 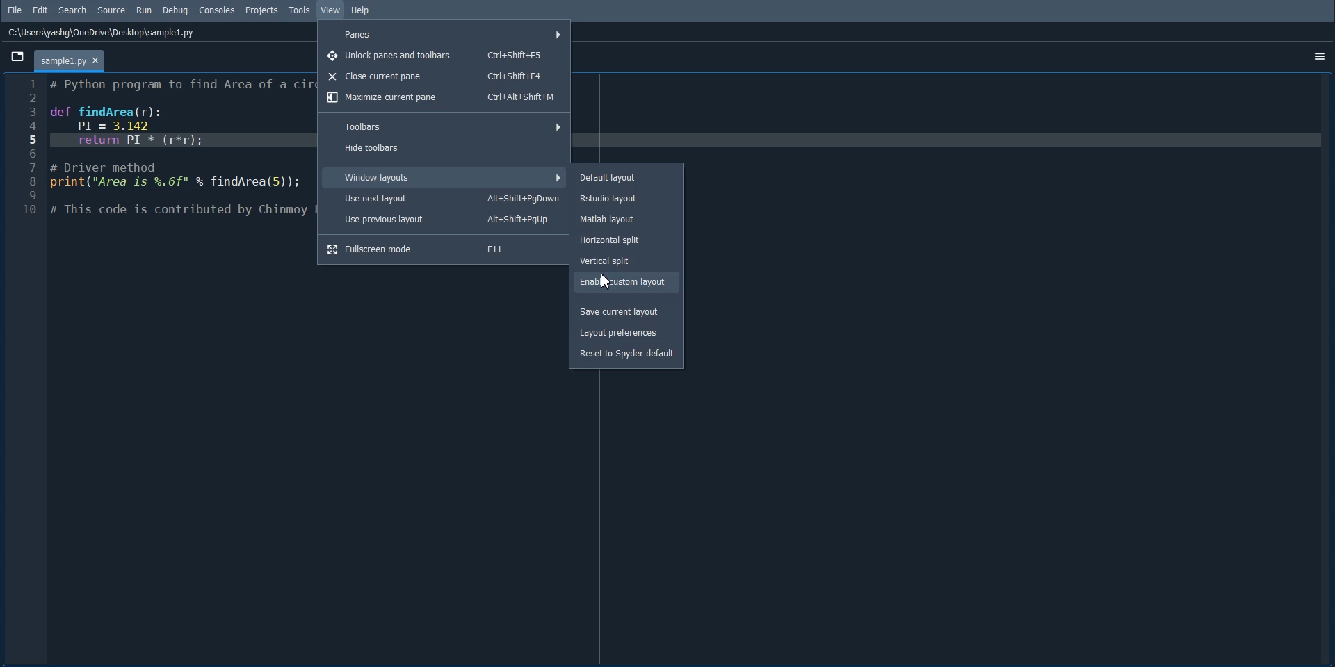 I want to click on Vertical split, so click(x=626, y=260).